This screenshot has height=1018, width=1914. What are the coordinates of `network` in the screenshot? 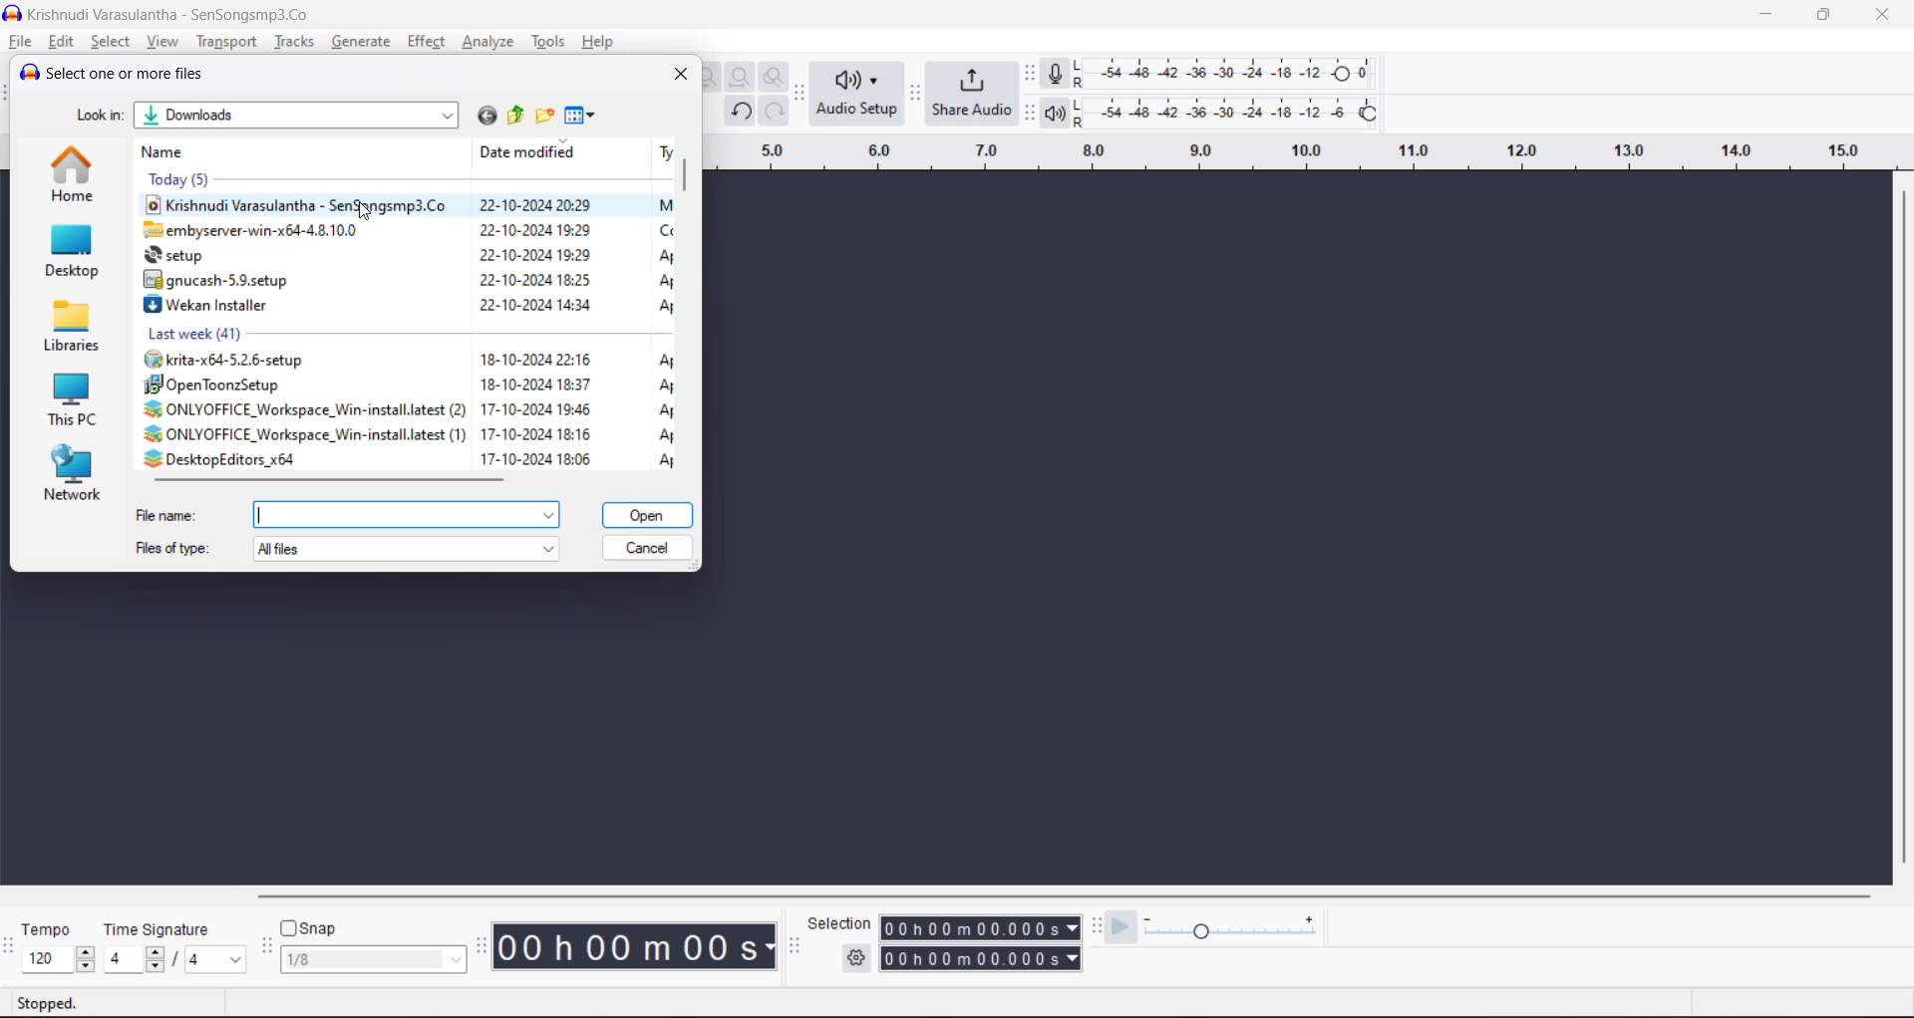 It's located at (80, 474).